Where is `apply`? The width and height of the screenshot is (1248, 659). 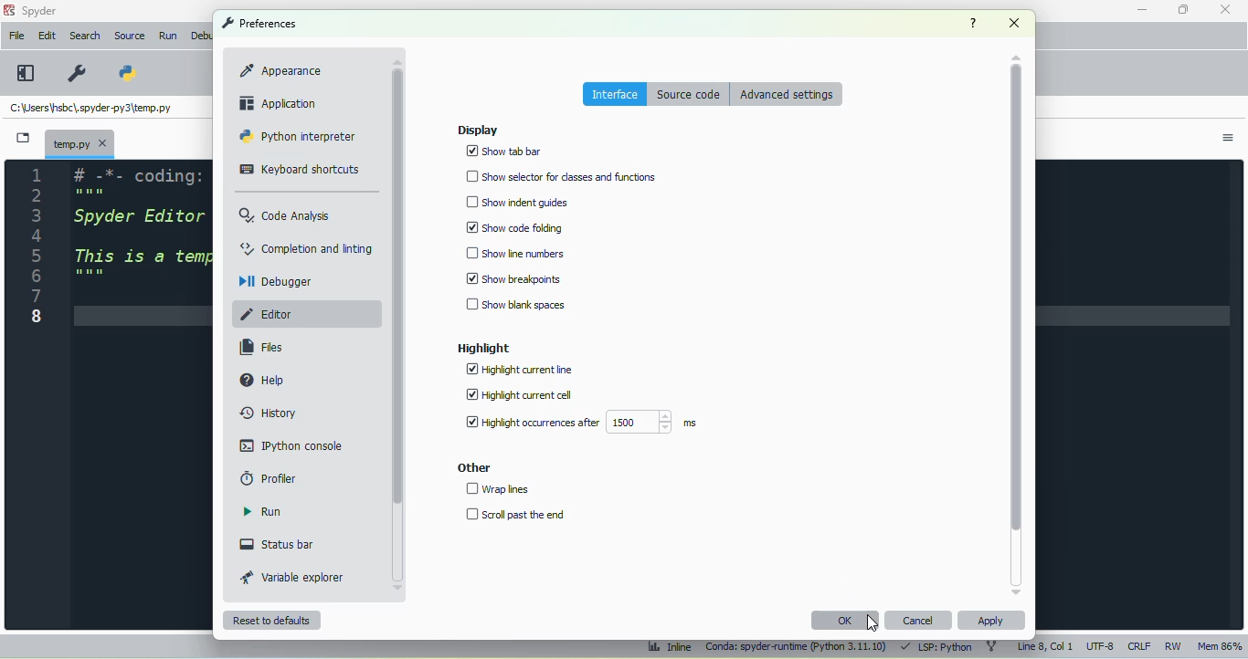
apply is located at coordinates (990, 621).